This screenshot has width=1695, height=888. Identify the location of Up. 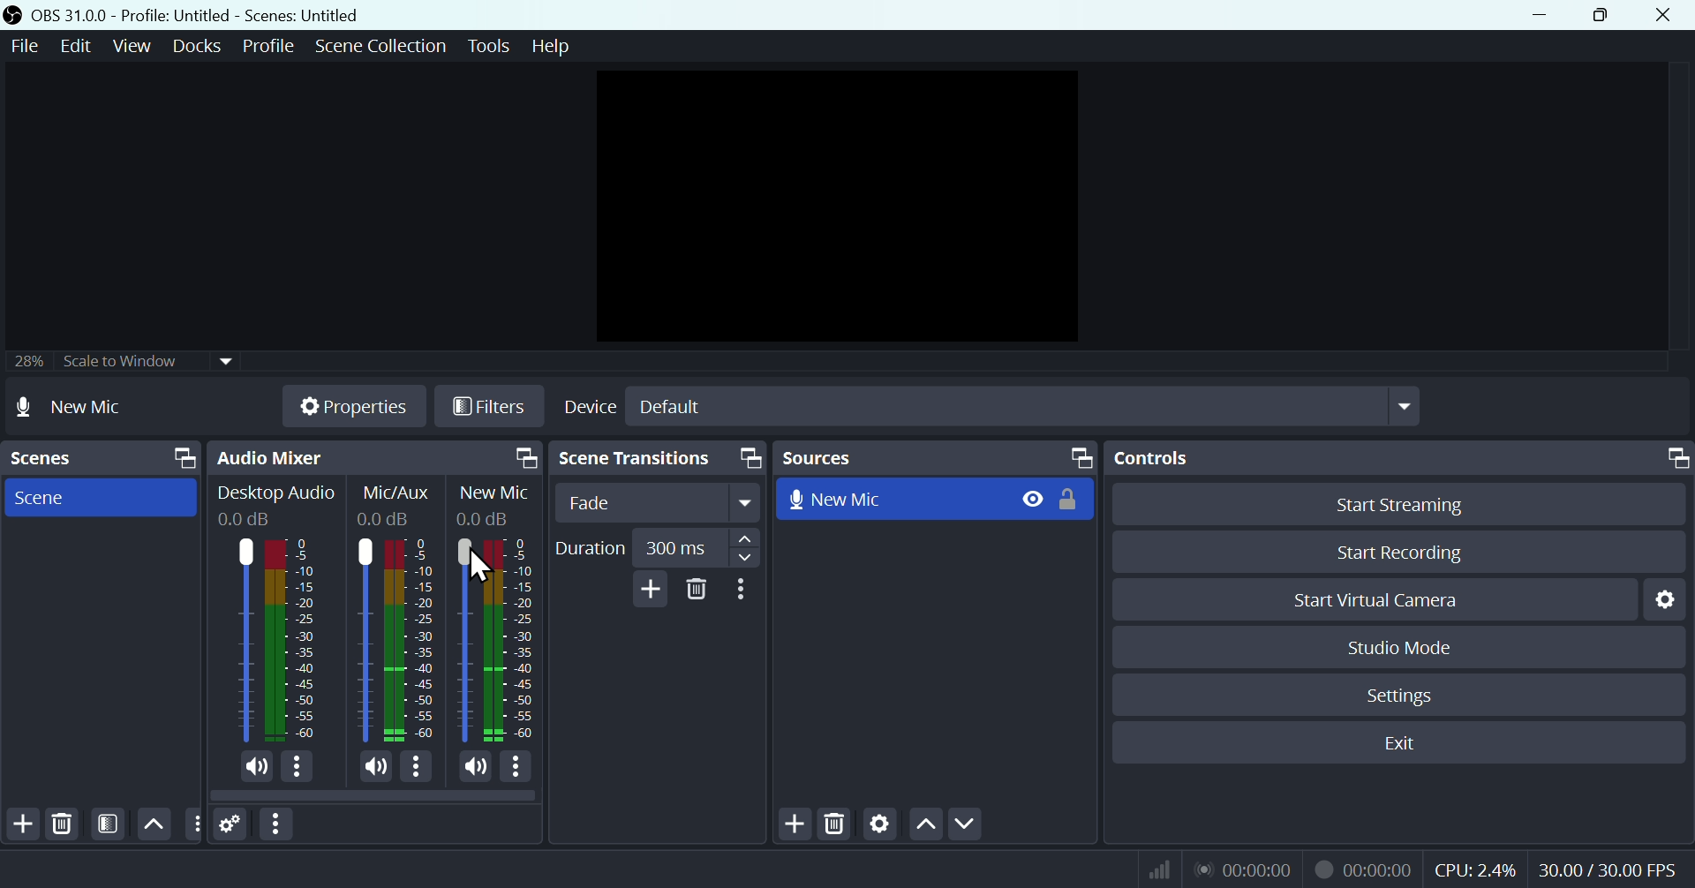
(924, 827).